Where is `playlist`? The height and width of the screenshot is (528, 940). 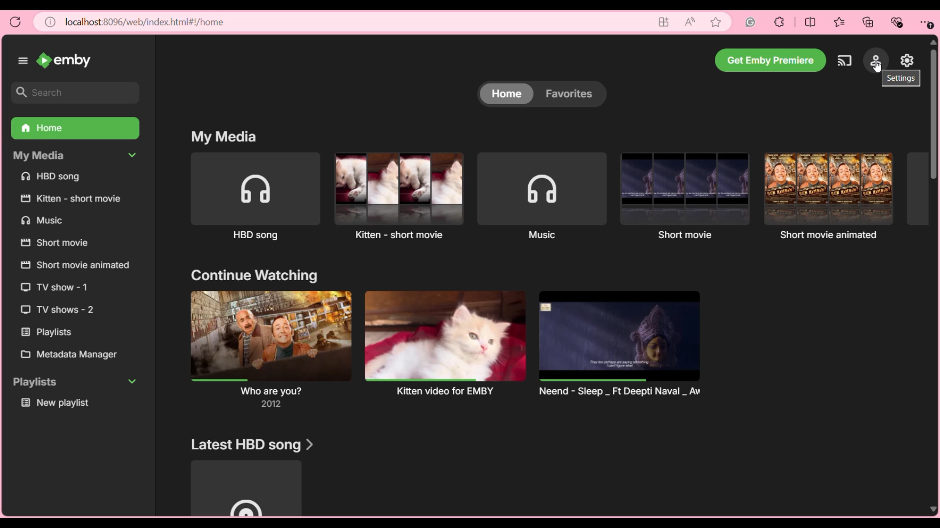
playlist is located at coordinates (48, 333).